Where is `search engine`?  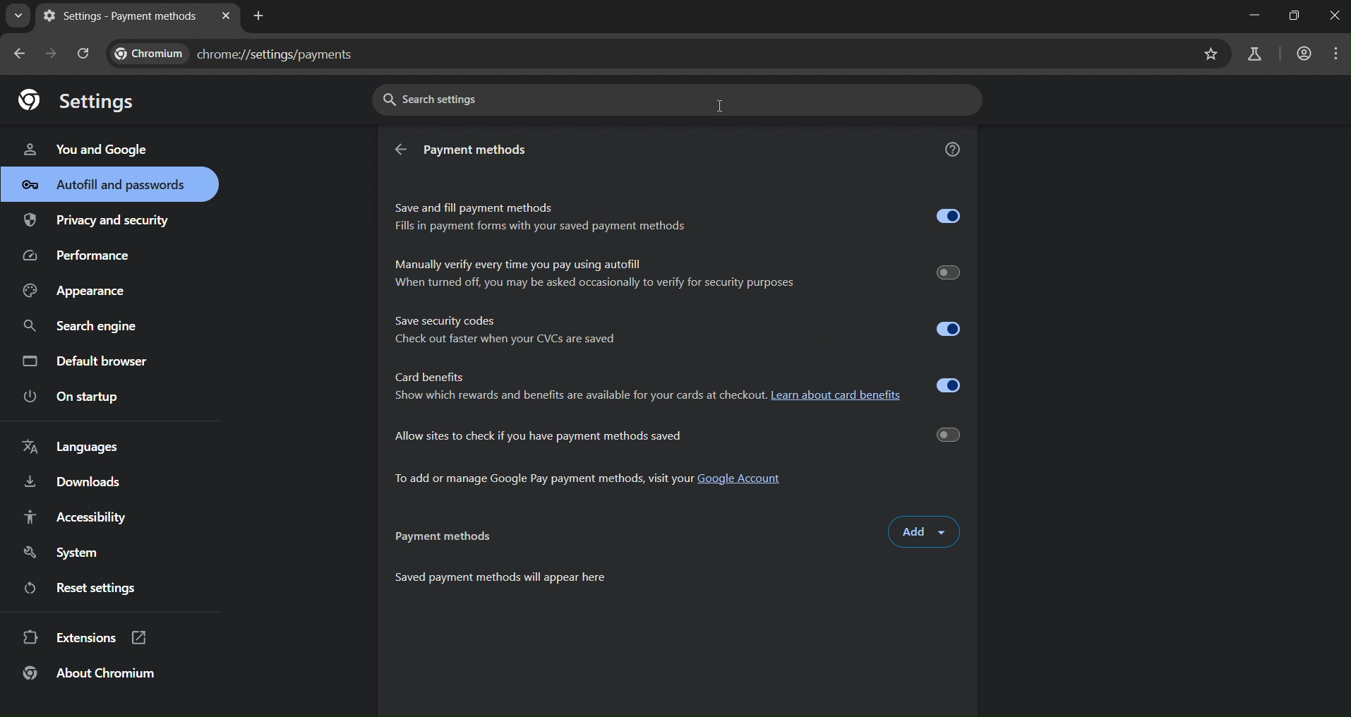 search engine is located at coordinates (79, 324).